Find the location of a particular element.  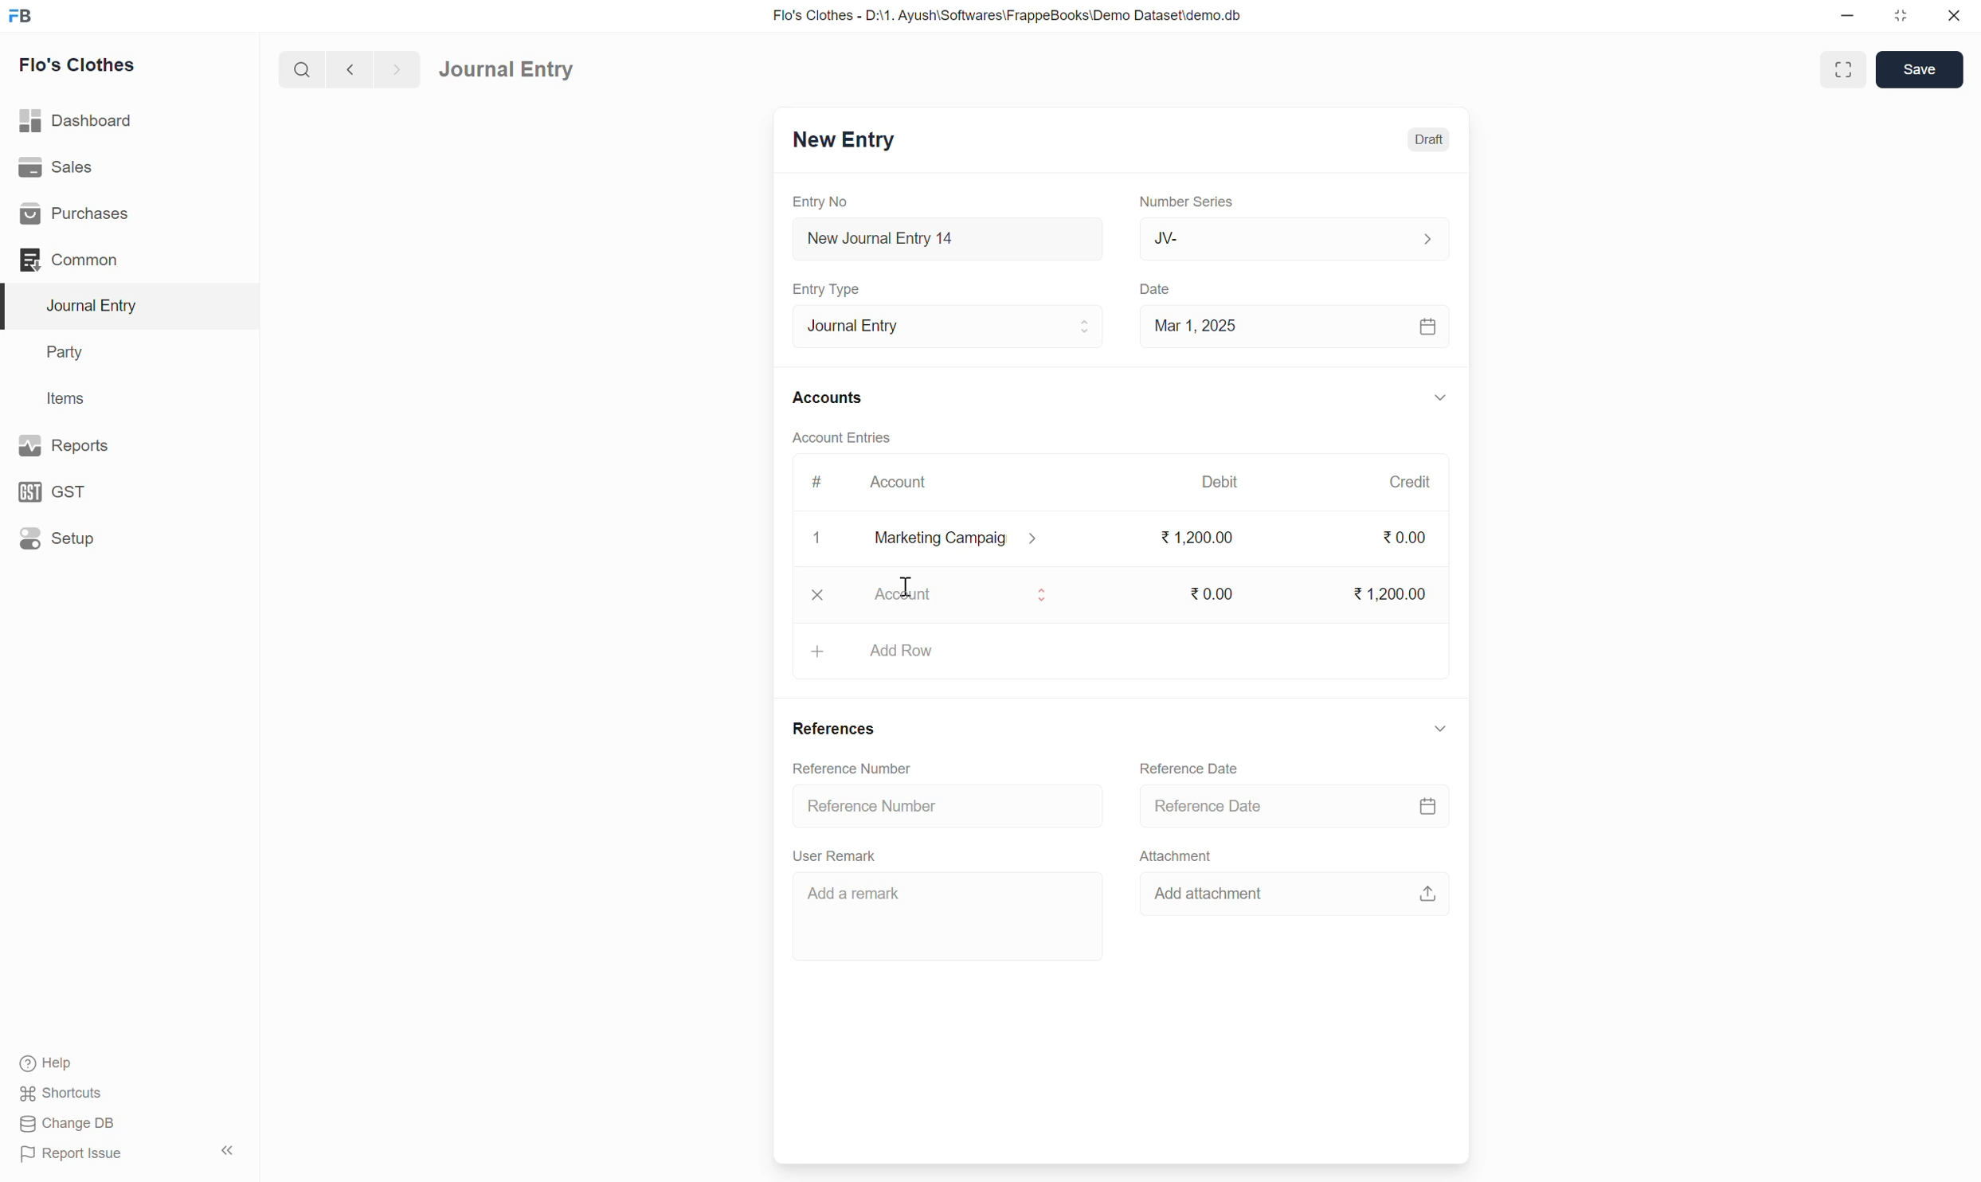

marketing campaig is located at coordinates (968, 539).